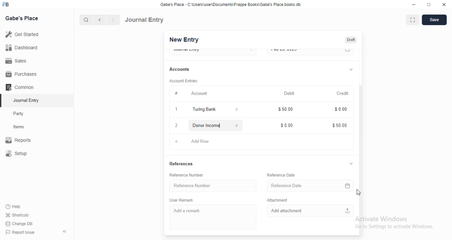  I want to click on turing bank, so click(214, 110).